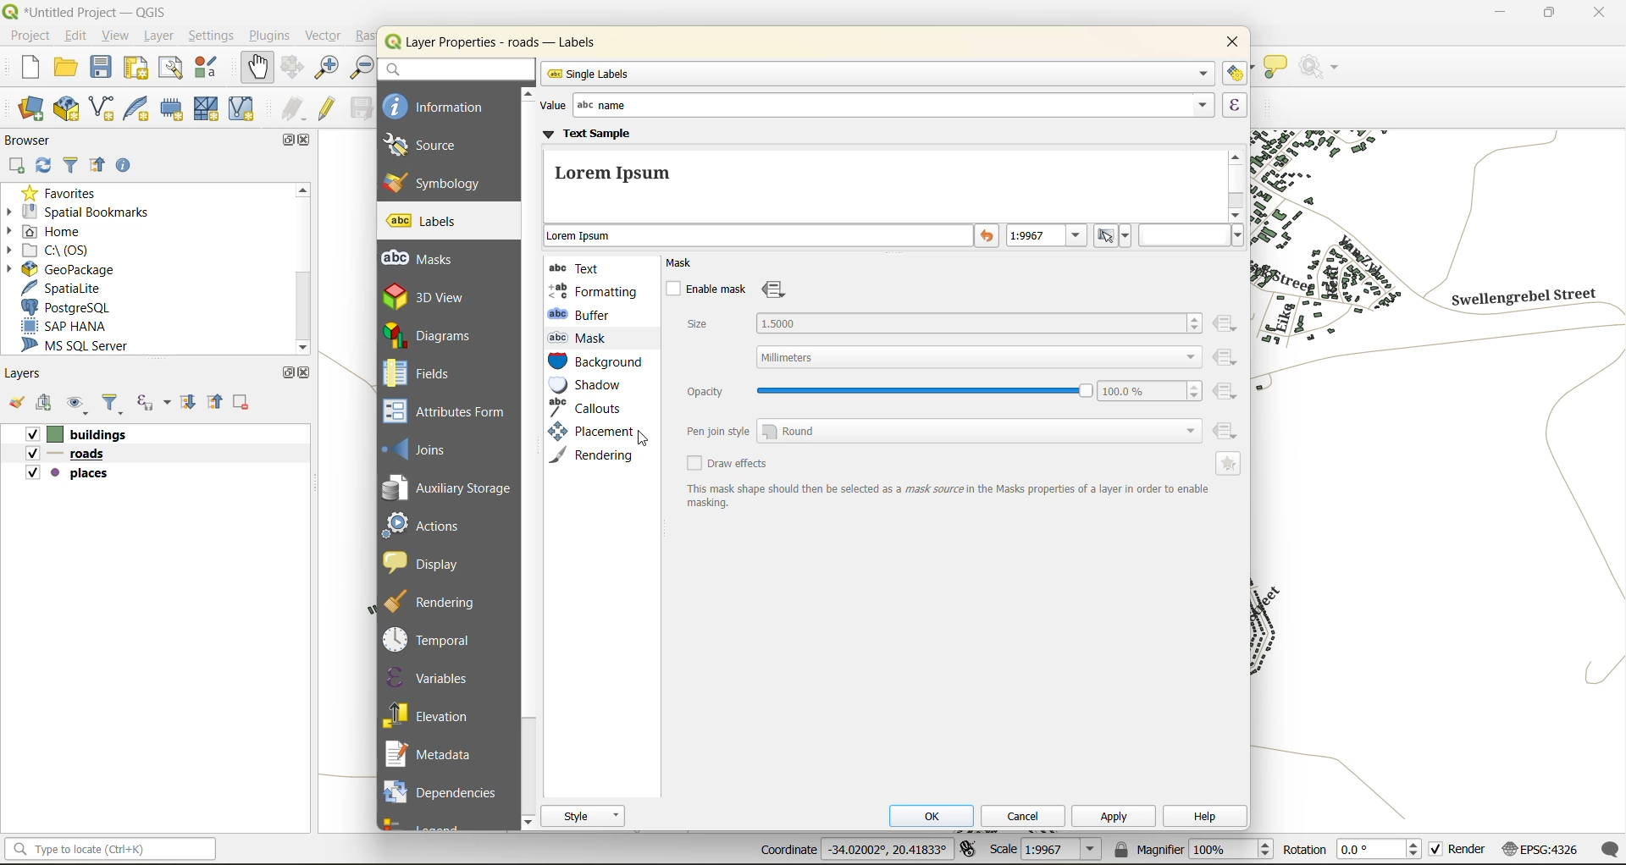  Describe the element at coordinates (883, 174) in the screenshot. I see `text sample` at that location.